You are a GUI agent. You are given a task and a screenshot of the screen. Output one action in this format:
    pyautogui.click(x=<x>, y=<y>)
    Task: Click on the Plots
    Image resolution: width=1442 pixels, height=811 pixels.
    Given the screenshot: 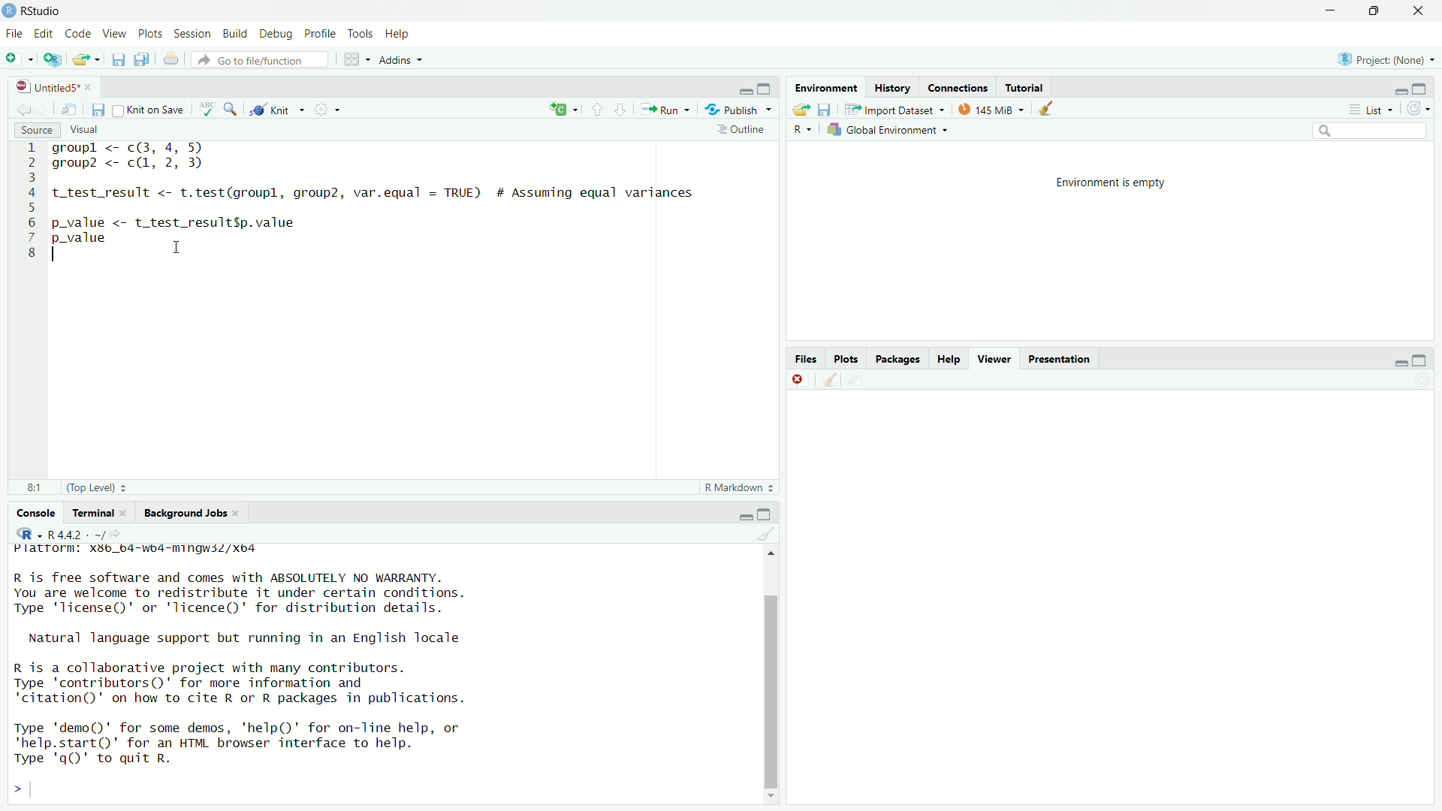 What is the action you would take?
    pyautogui.click(x=150, y=32)
    